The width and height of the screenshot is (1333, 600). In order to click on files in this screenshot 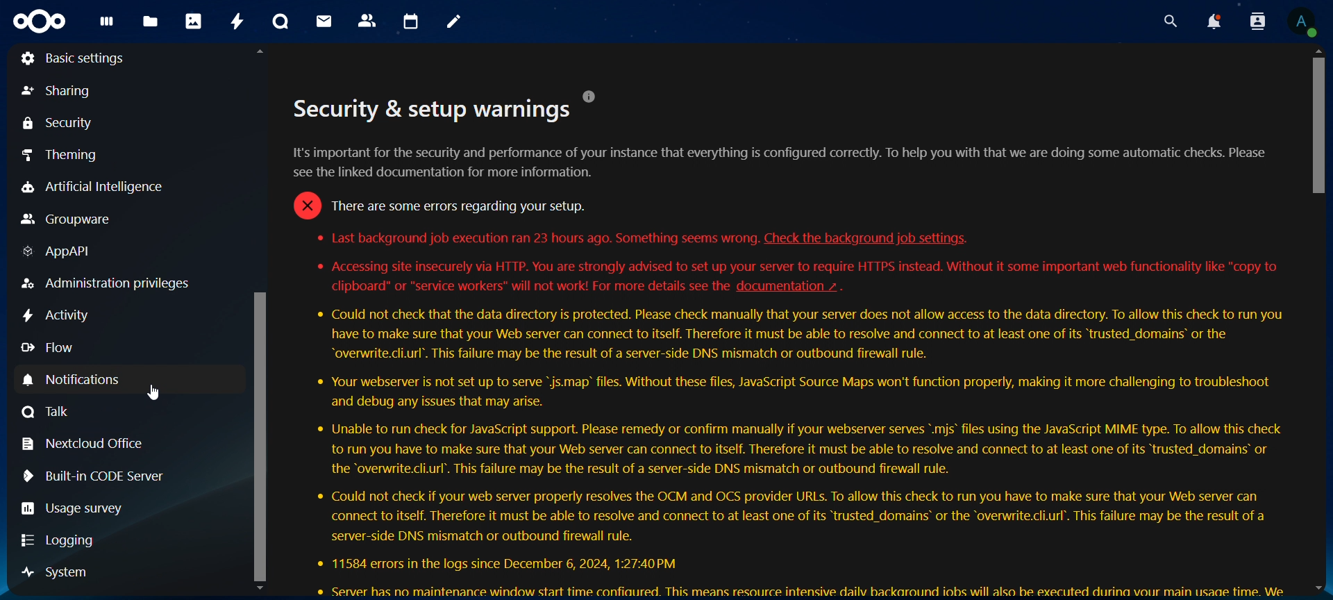, I will do `click(150, 21)`.